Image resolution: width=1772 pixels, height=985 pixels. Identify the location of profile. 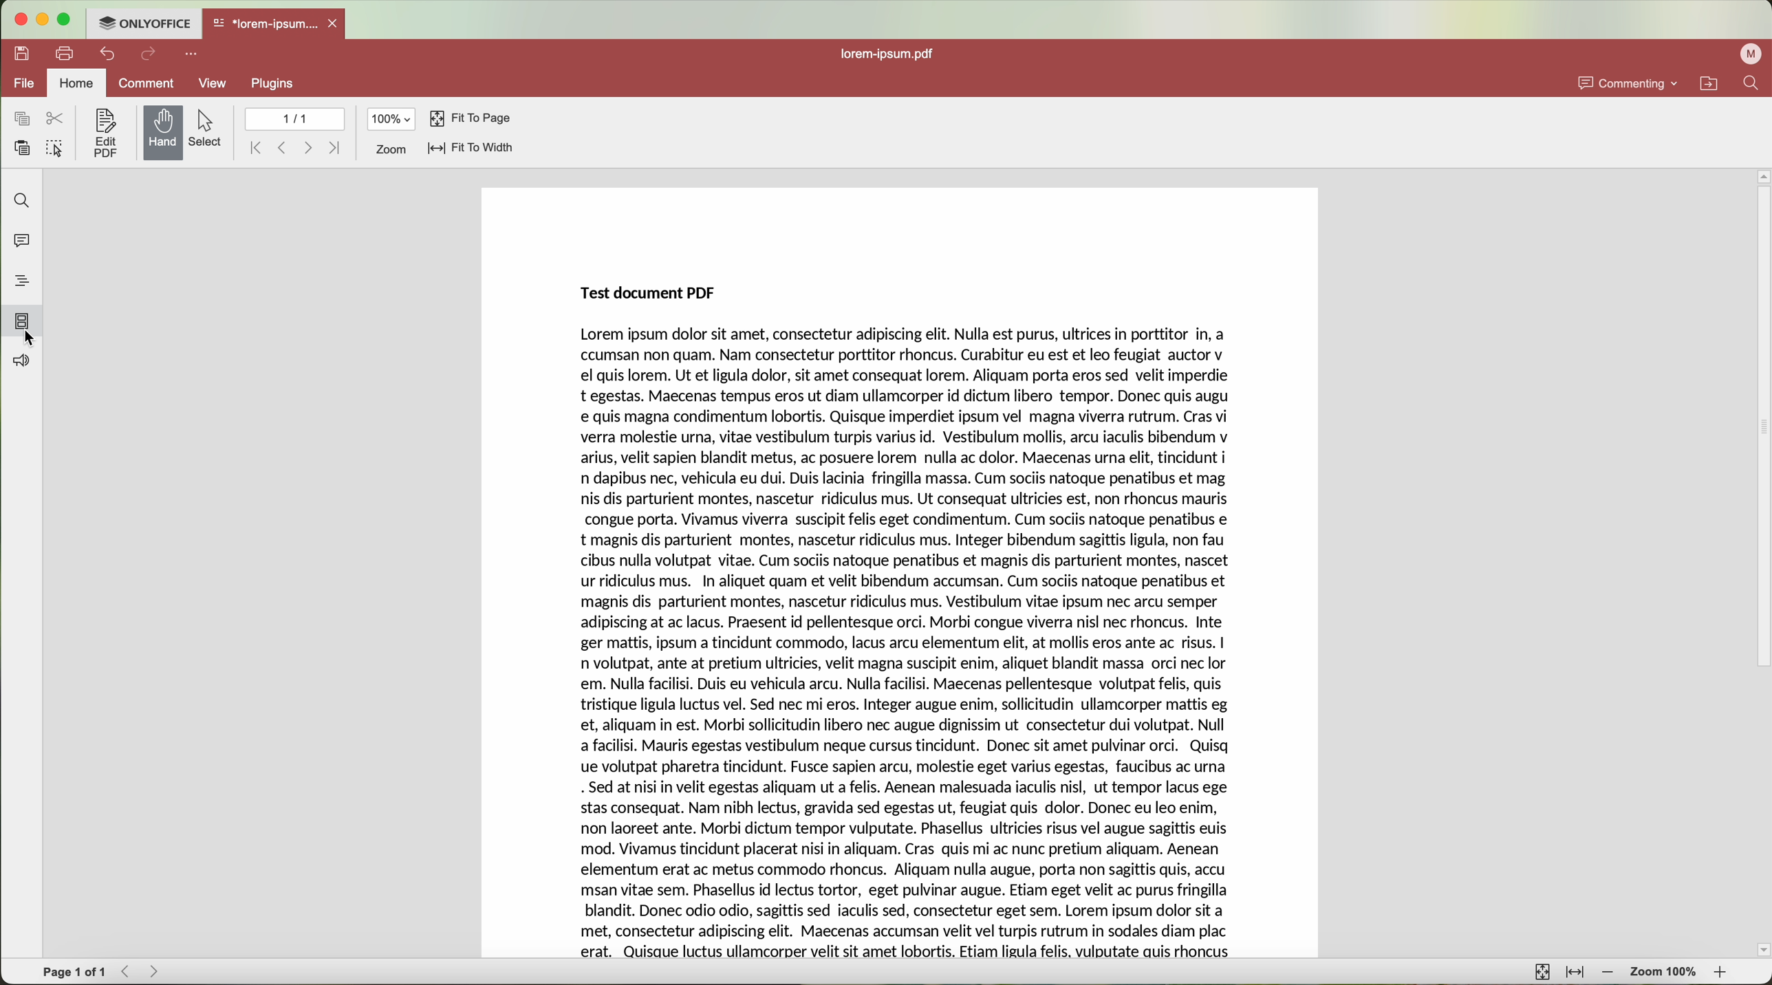
(1750, 54).